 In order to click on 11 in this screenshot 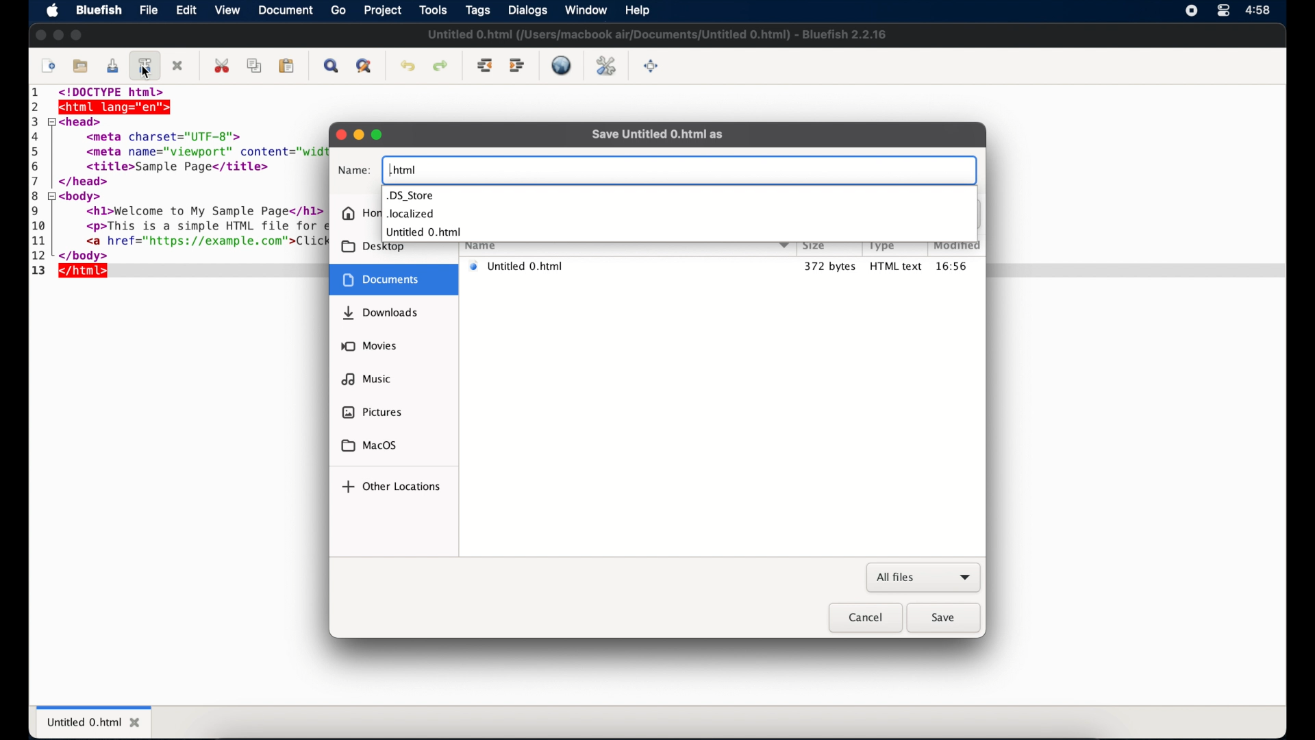, I will do `click(41, 241)`.